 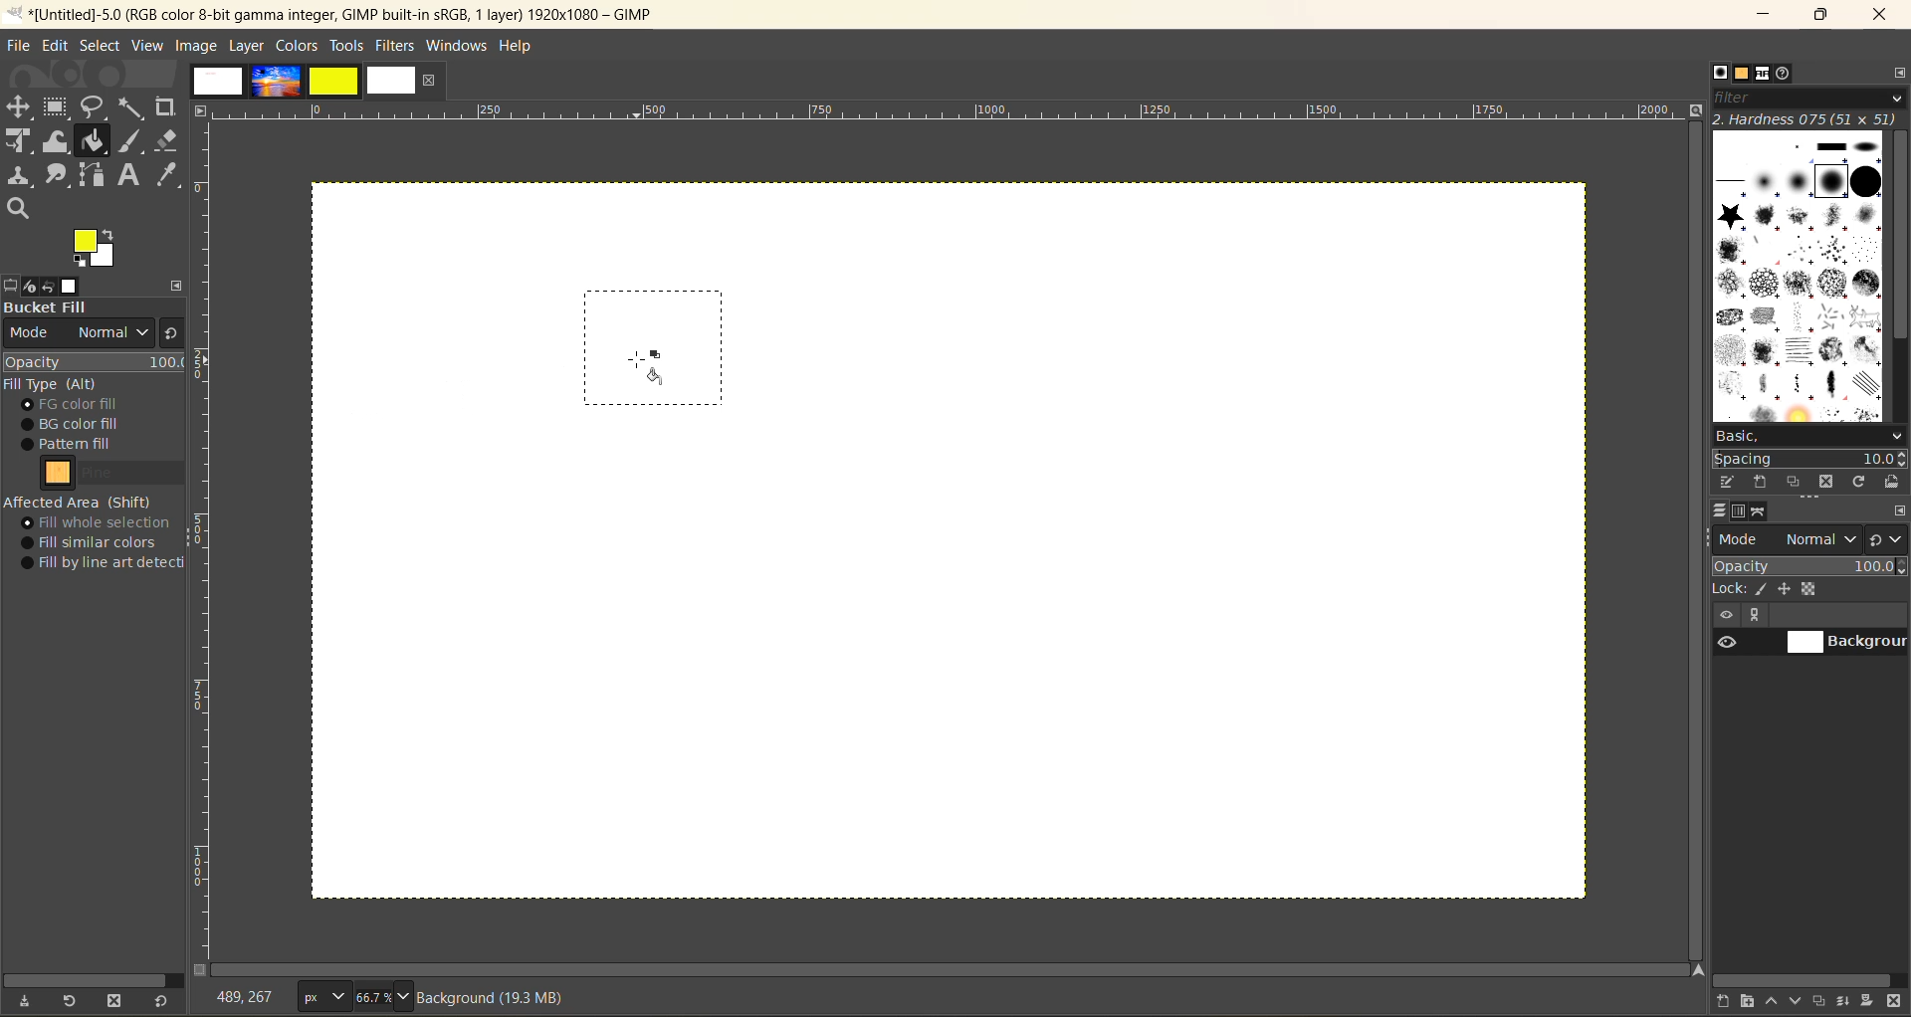 I want to click on mode , so click(x=77, y=336).